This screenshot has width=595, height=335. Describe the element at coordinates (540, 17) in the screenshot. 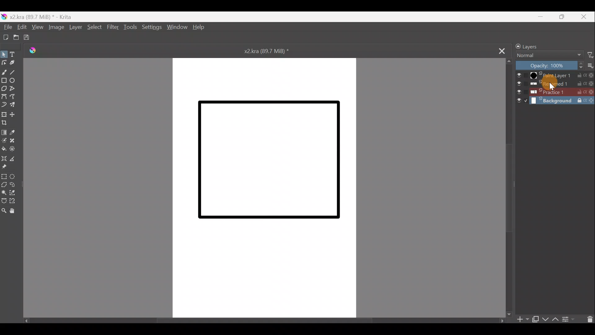

I see `Minimize` at that location.